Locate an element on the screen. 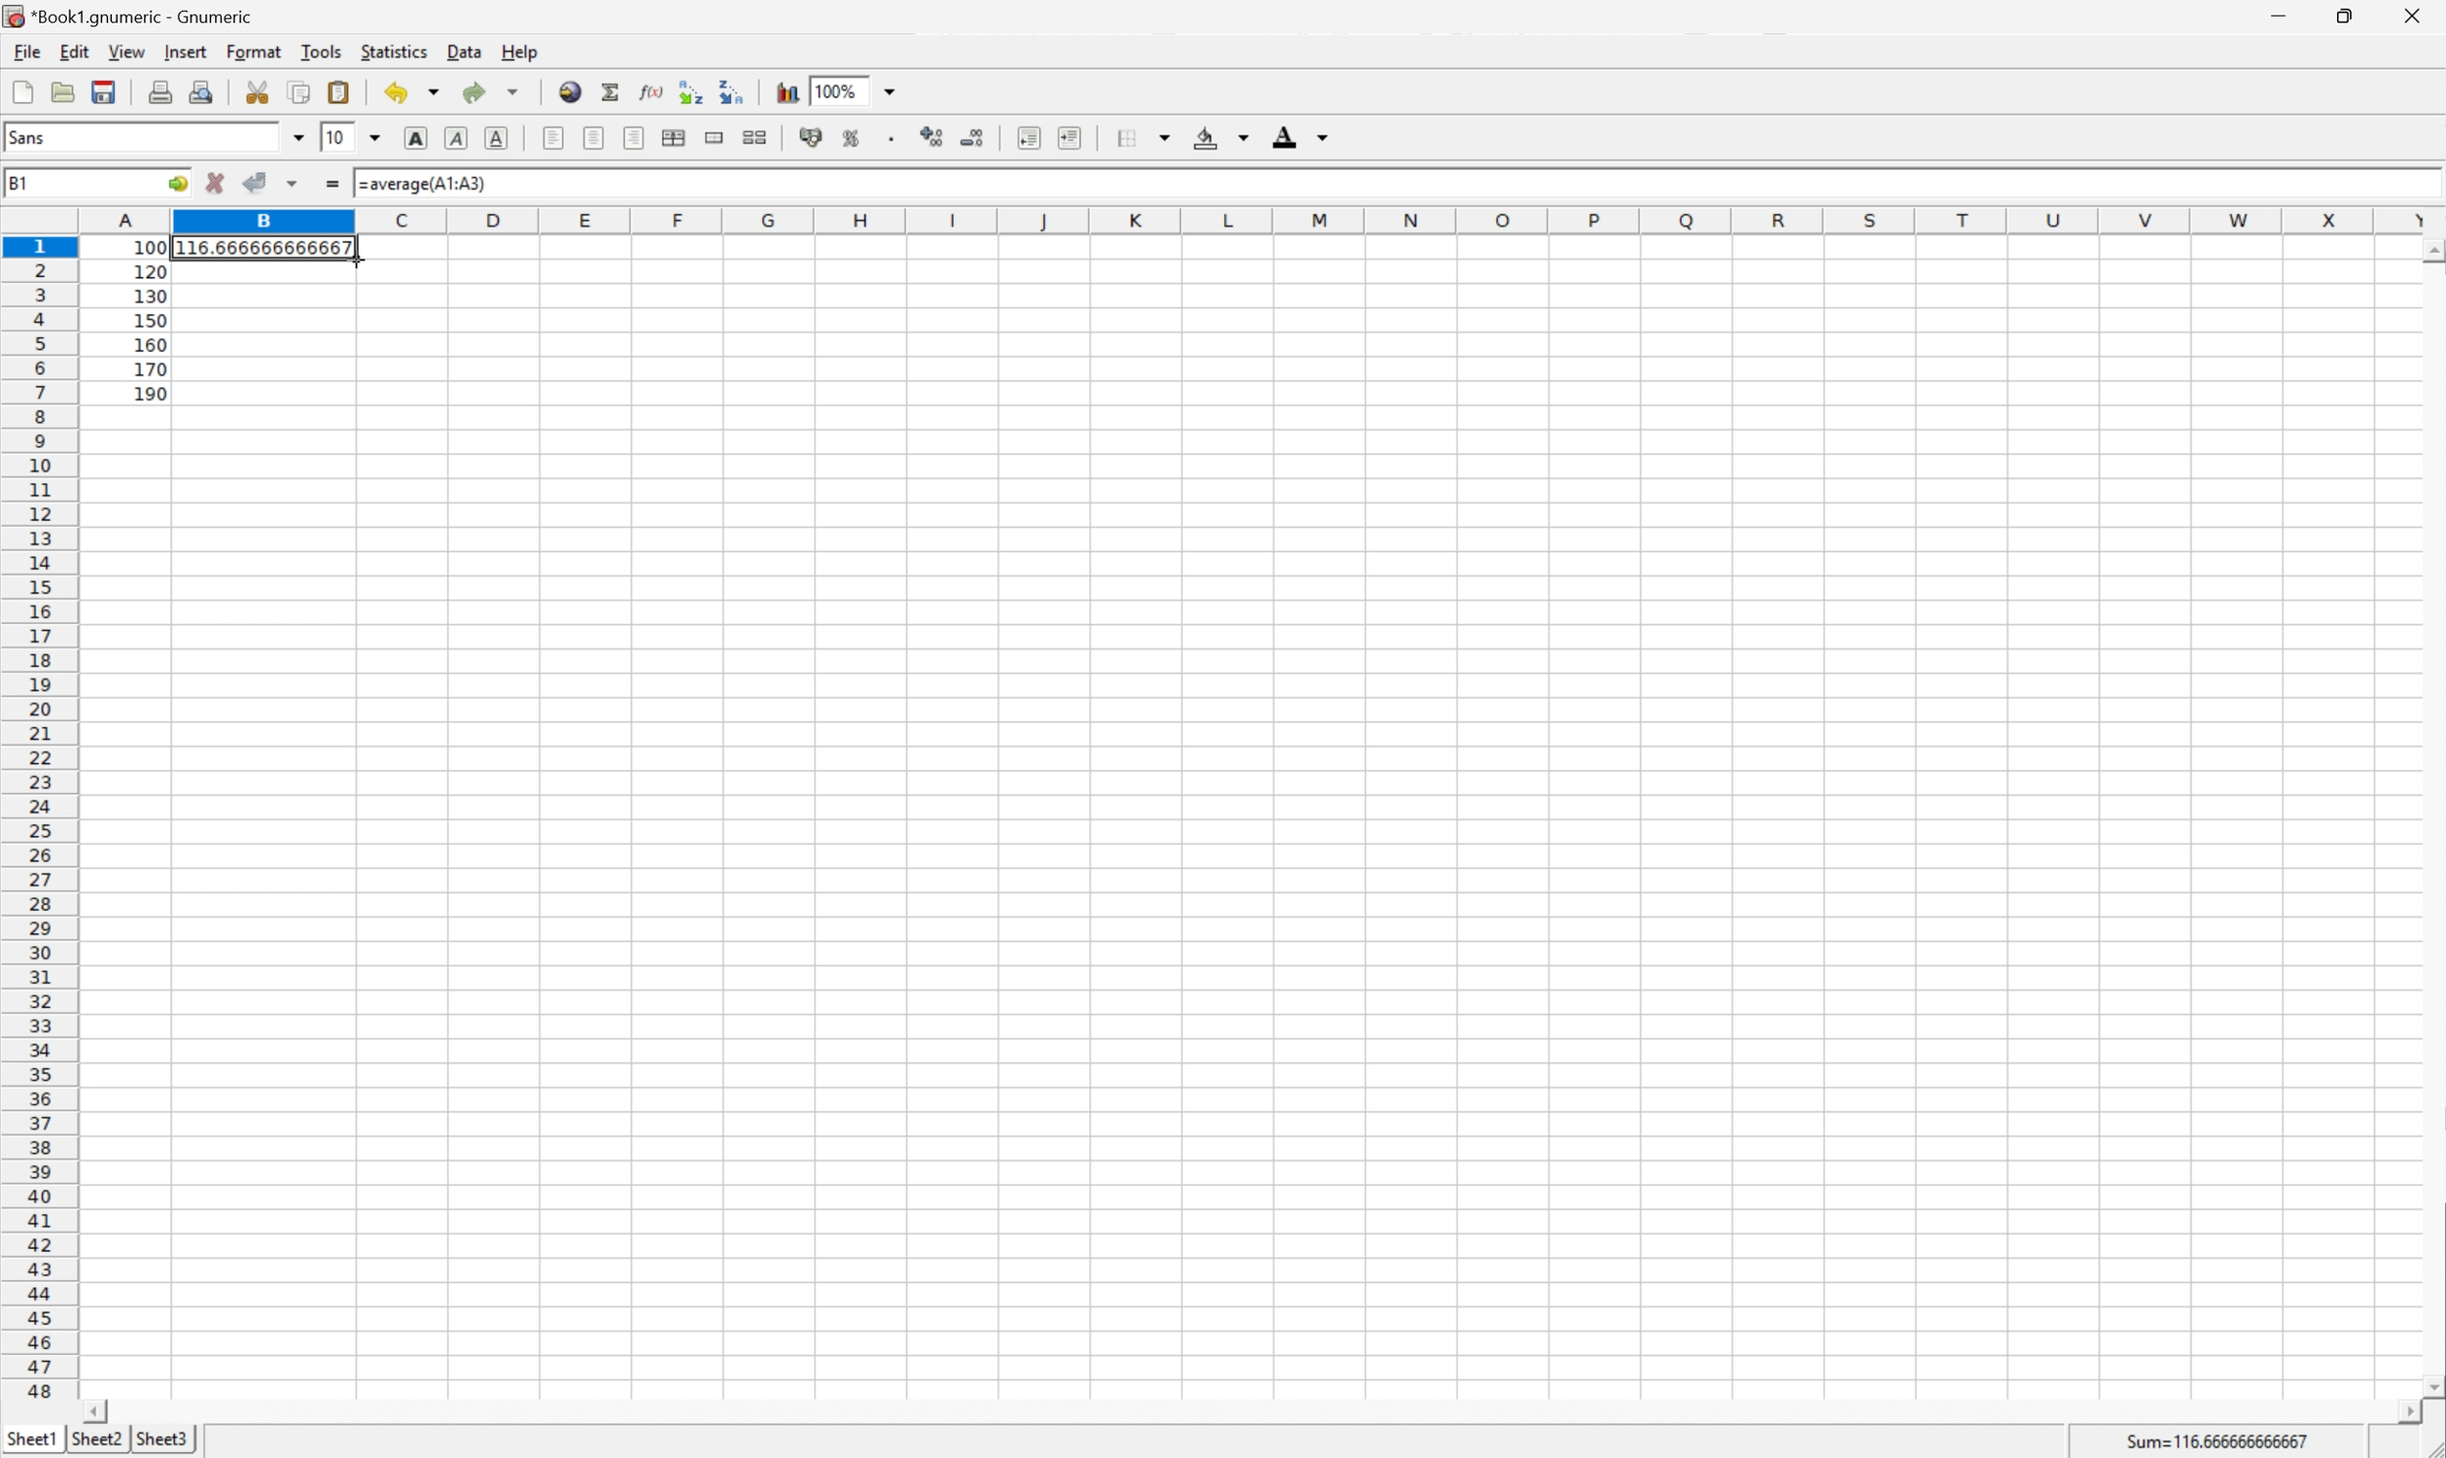 This screenshot has width=2446, height=1458. Sheet1 is located at coordinates (28, 1439).